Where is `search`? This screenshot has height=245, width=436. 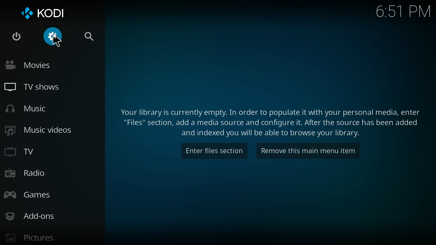
search is located at coordinates (89, 38).